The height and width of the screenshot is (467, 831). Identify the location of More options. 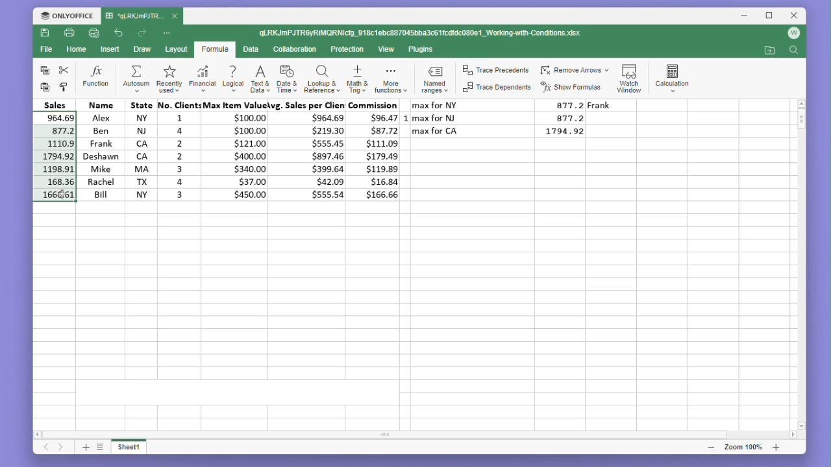
(168, 33).